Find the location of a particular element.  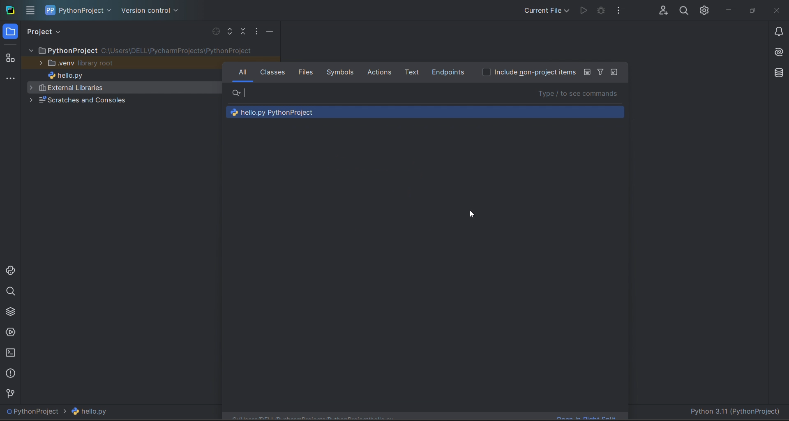

.venu is located at coordinates (123, 63).